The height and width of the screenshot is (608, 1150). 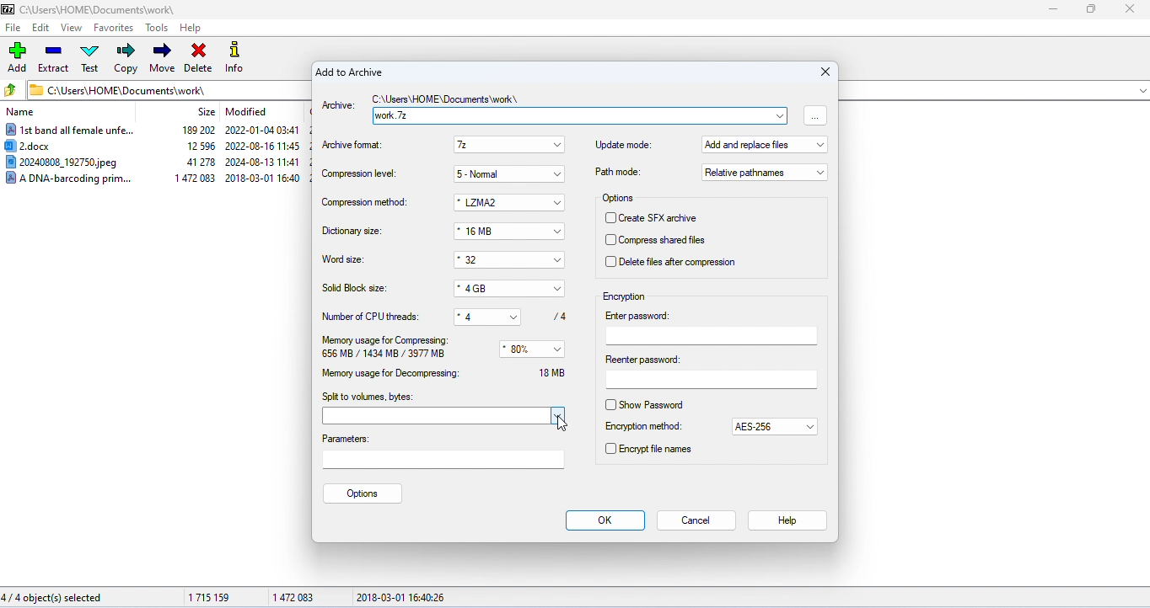 What do you see at coordinates (1089, 10) in the screenshot?
I see `maximize` at bounding box center [1089, 10].